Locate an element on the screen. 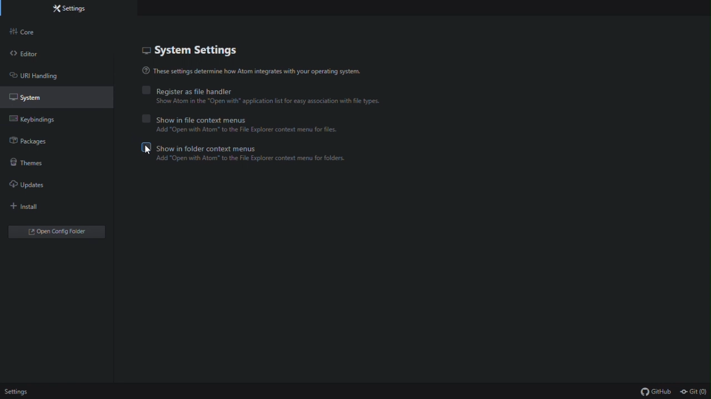  Git is located at coordinates (694, 392).